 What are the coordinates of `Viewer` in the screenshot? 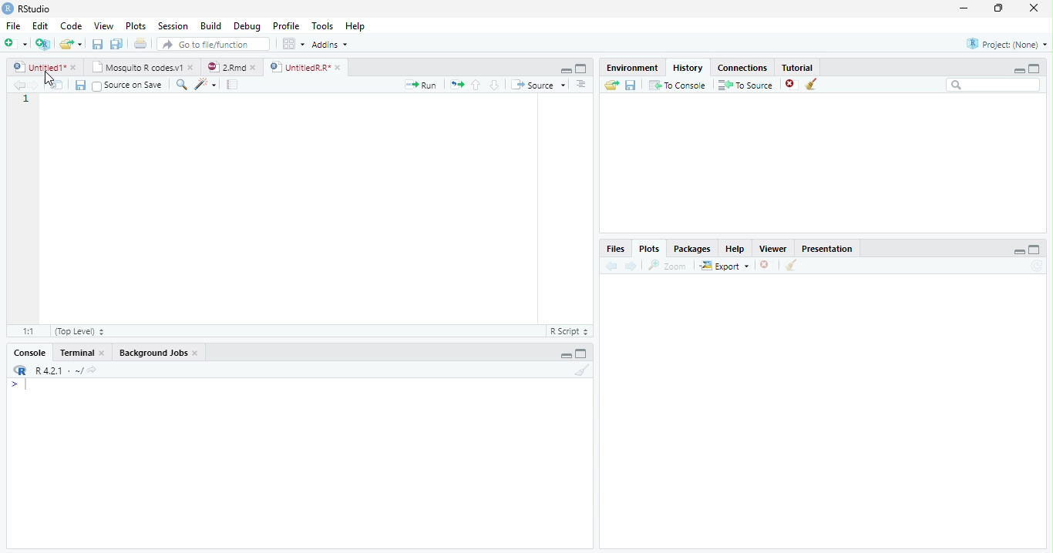 It's located at (774, 249).